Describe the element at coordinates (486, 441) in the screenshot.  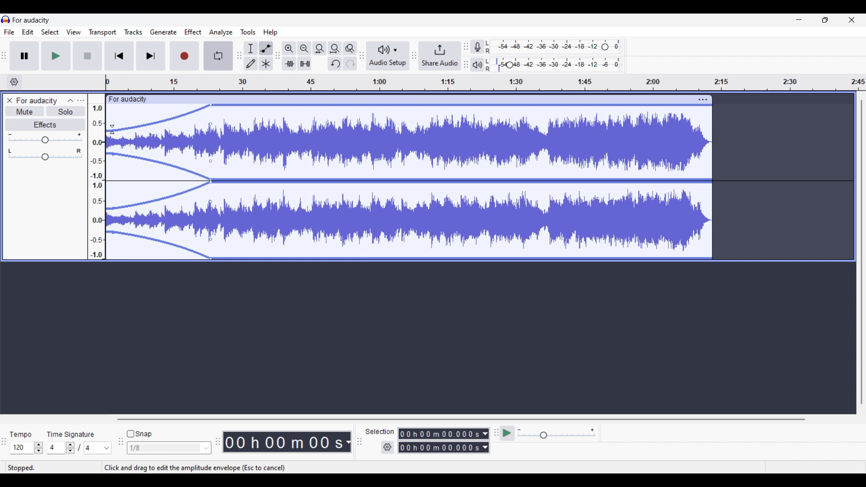
I see `Duration measurement` at that location.